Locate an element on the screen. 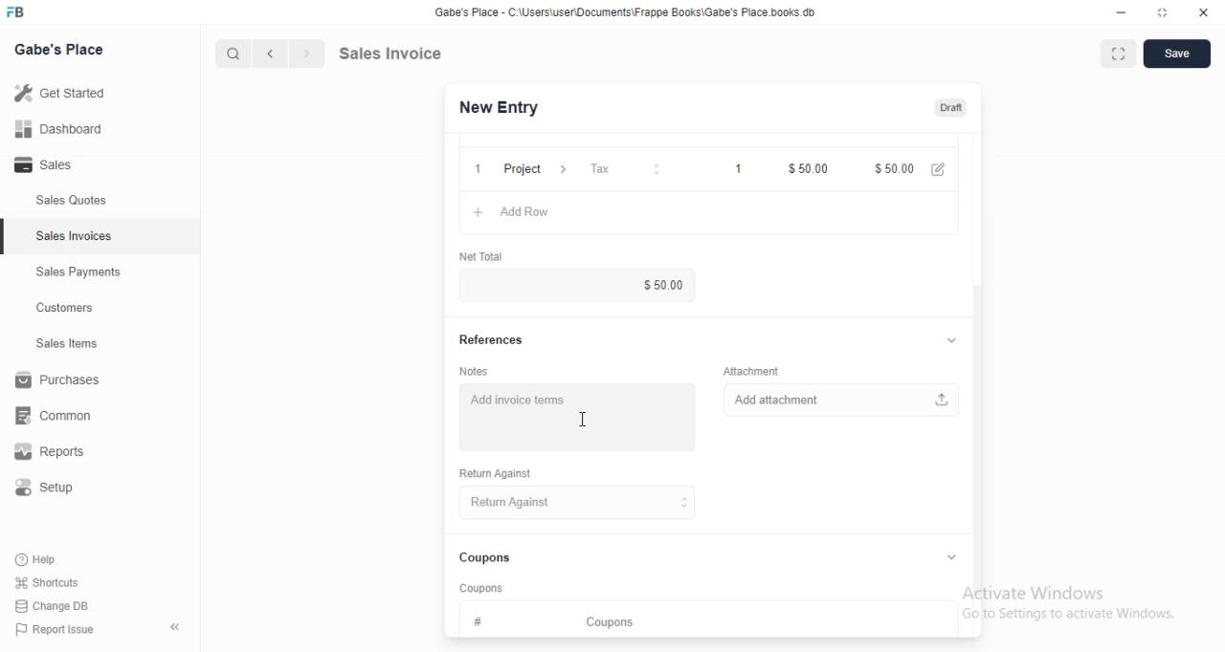 The height and width of the screenshot is (652, 1225). cursor is located at coordinates (585, 420).